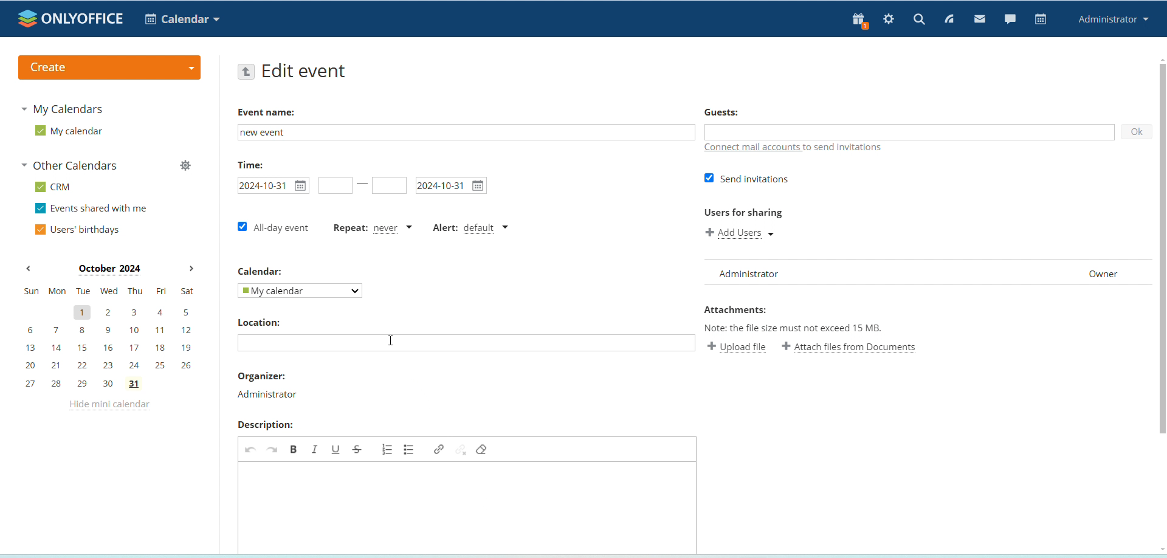 The width and height of the screenshot is (1167, 558). Describe the element at coordinates (191, 269) in the screenshot. I see `next month` at that location.